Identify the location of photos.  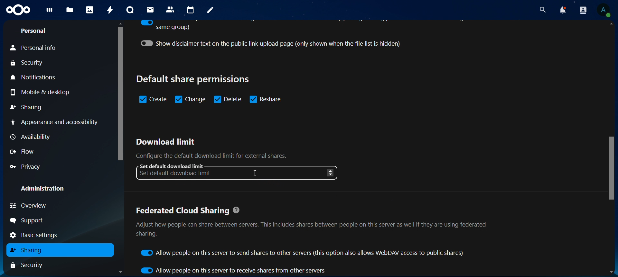
(91, 10).